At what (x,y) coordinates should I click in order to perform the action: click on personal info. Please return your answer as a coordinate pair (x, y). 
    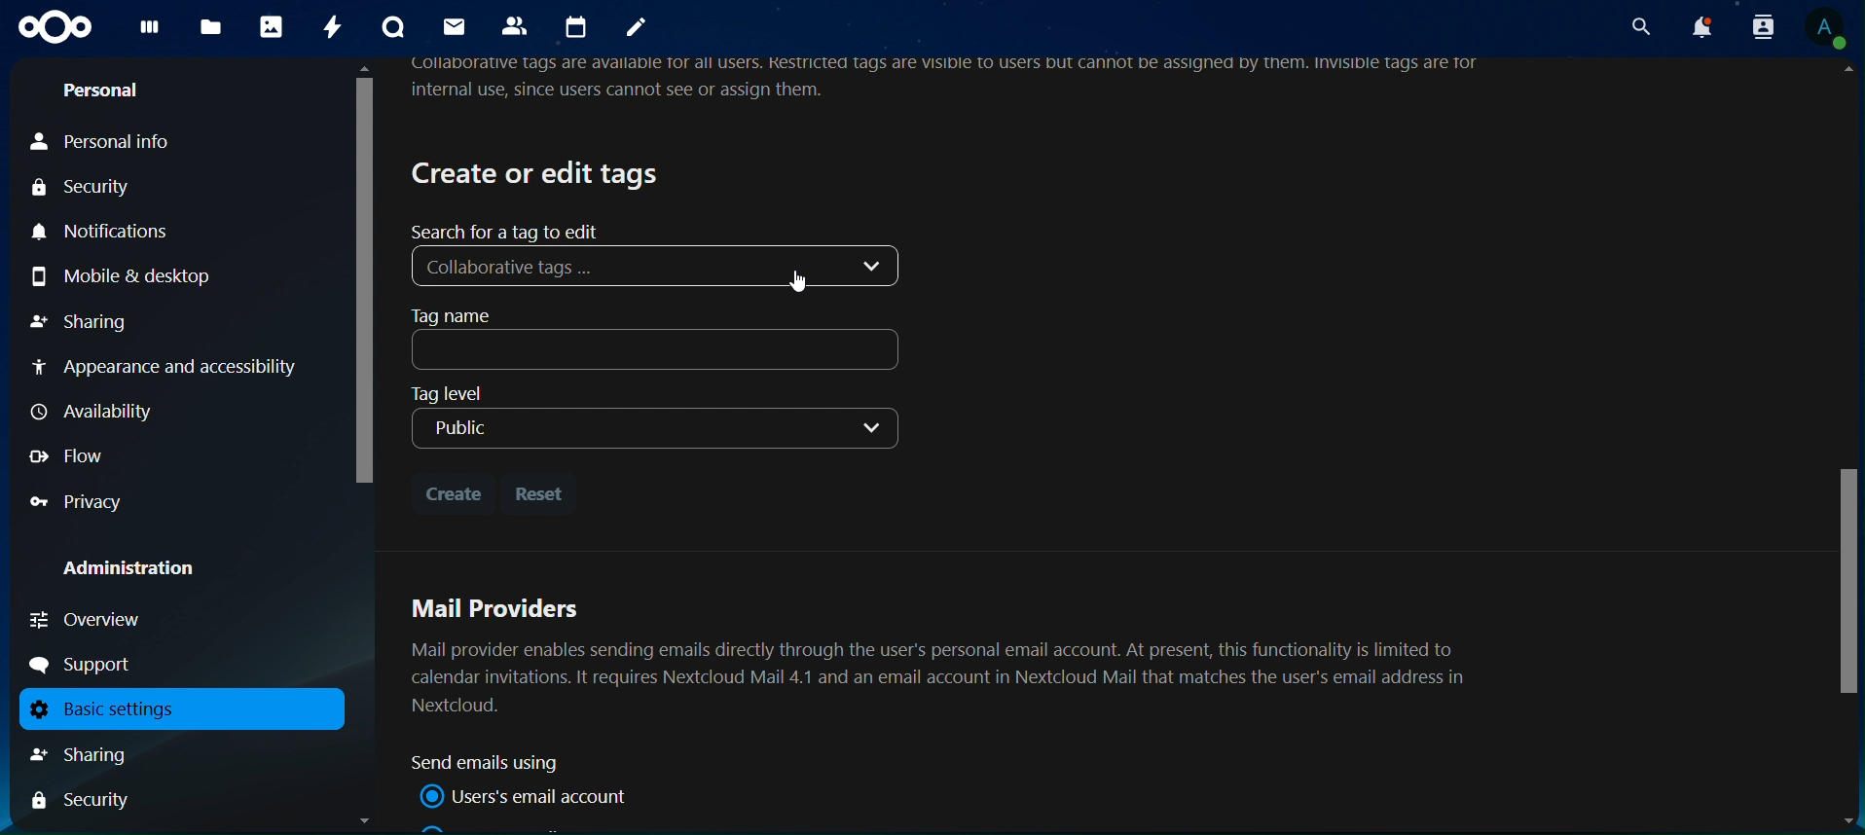
    Looking at the image, I should click on (128, 143).